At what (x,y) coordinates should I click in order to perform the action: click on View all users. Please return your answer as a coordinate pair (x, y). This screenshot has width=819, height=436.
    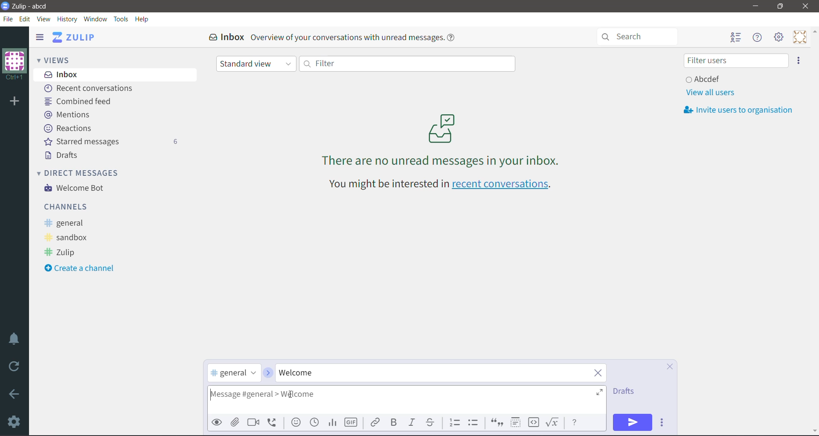
    Looking at the image, I should click on (710, 93).